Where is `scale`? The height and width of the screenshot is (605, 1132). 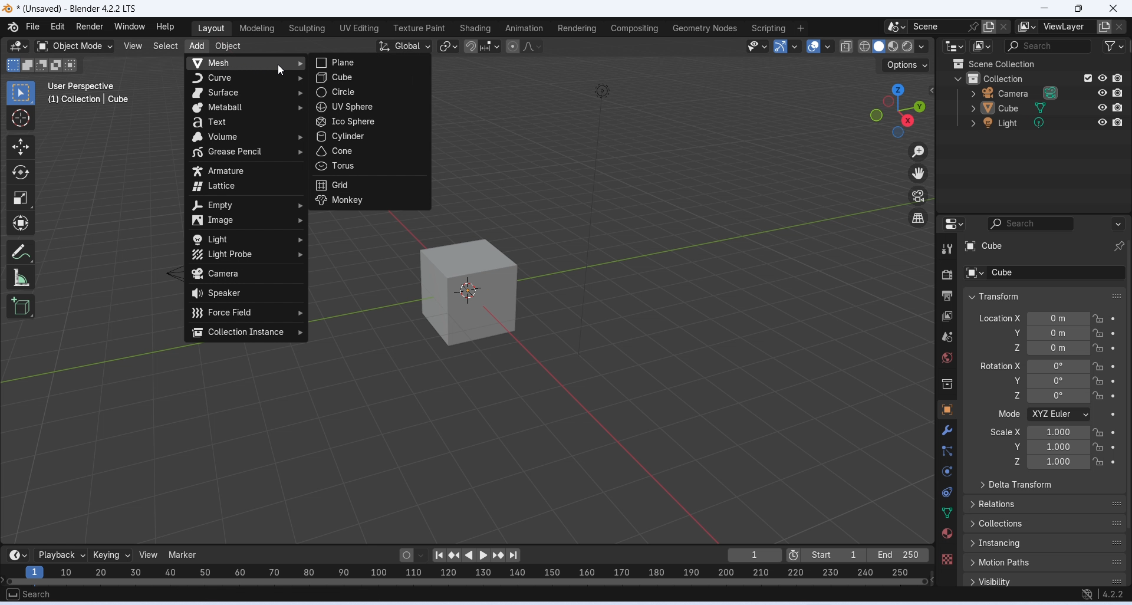 scale is located at coordinates (1059, 447).